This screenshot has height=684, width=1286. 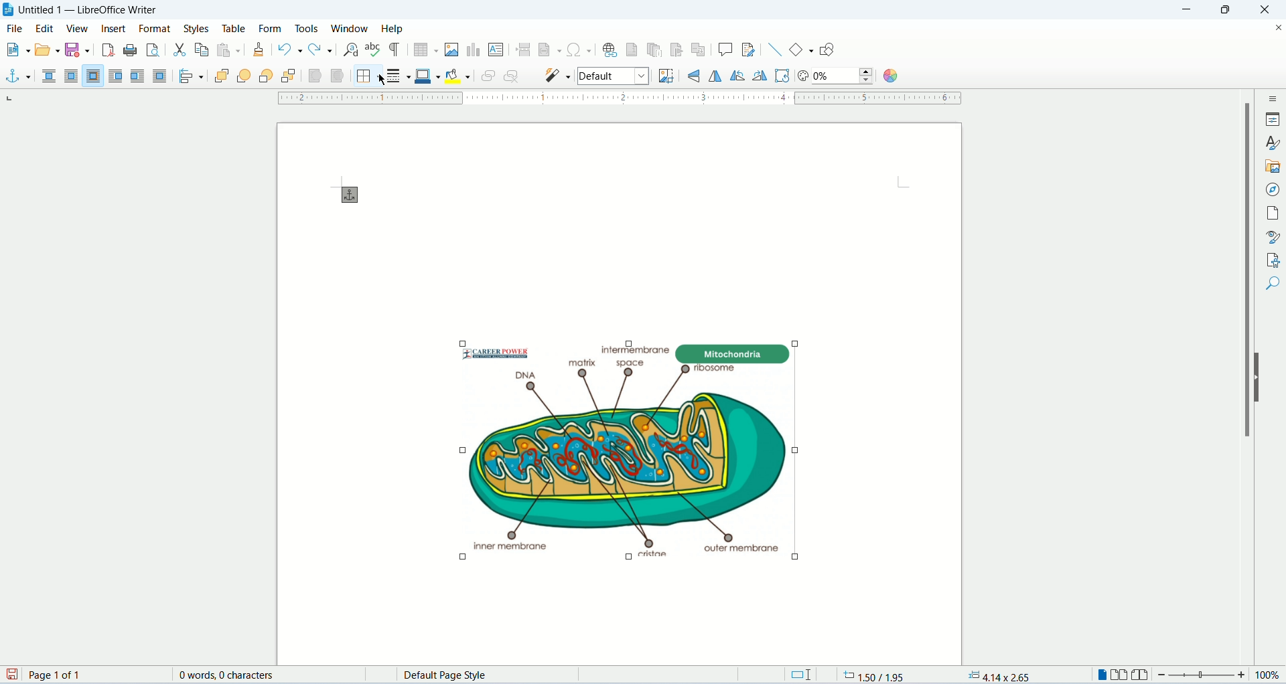 I want to click on bring to front, so click(x=220, y=78).